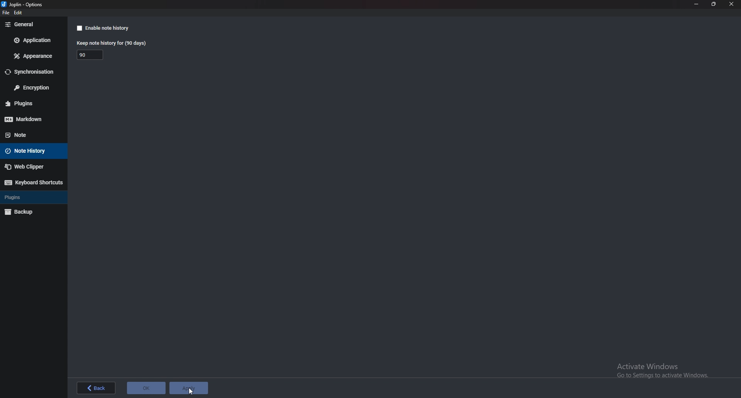 Image resolution: width=741 pixels, height=398 pixels. What do you see at coordinates (33, 88) in the screenshot?
I see `Encryption` at bounding box center [33, 88].